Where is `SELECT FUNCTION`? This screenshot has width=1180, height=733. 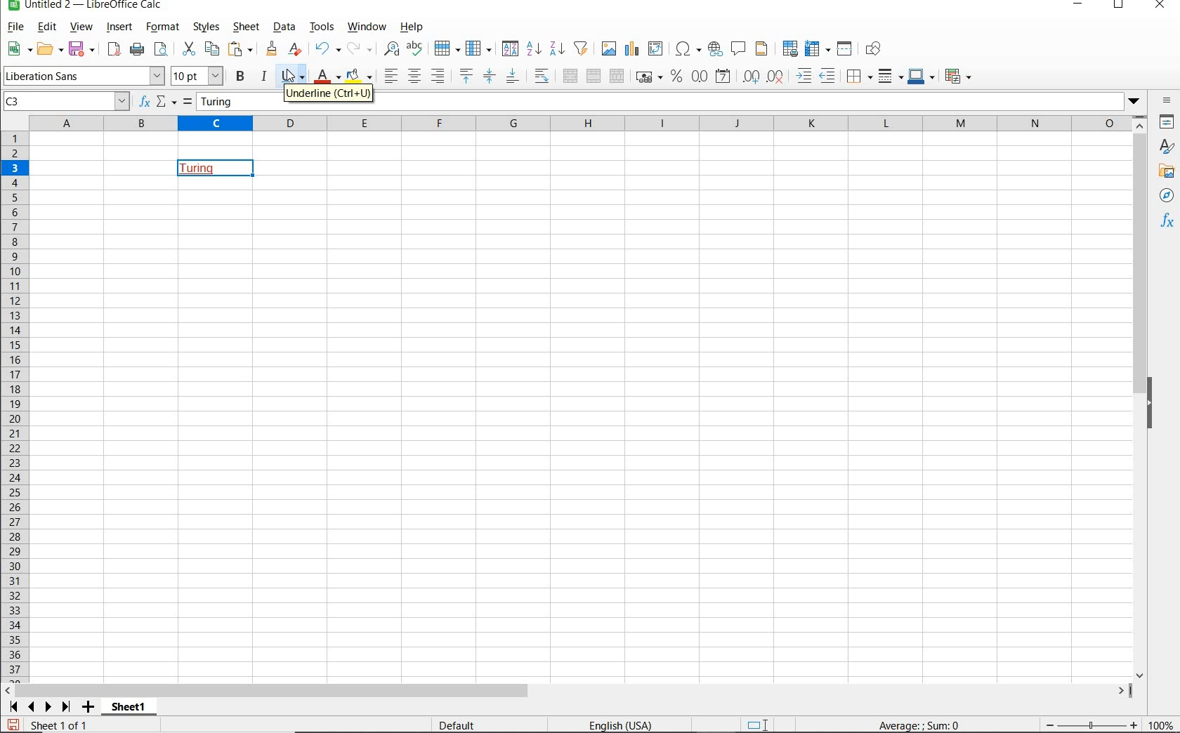
SELECT FUNCTION is located at coordinates (166, 102).